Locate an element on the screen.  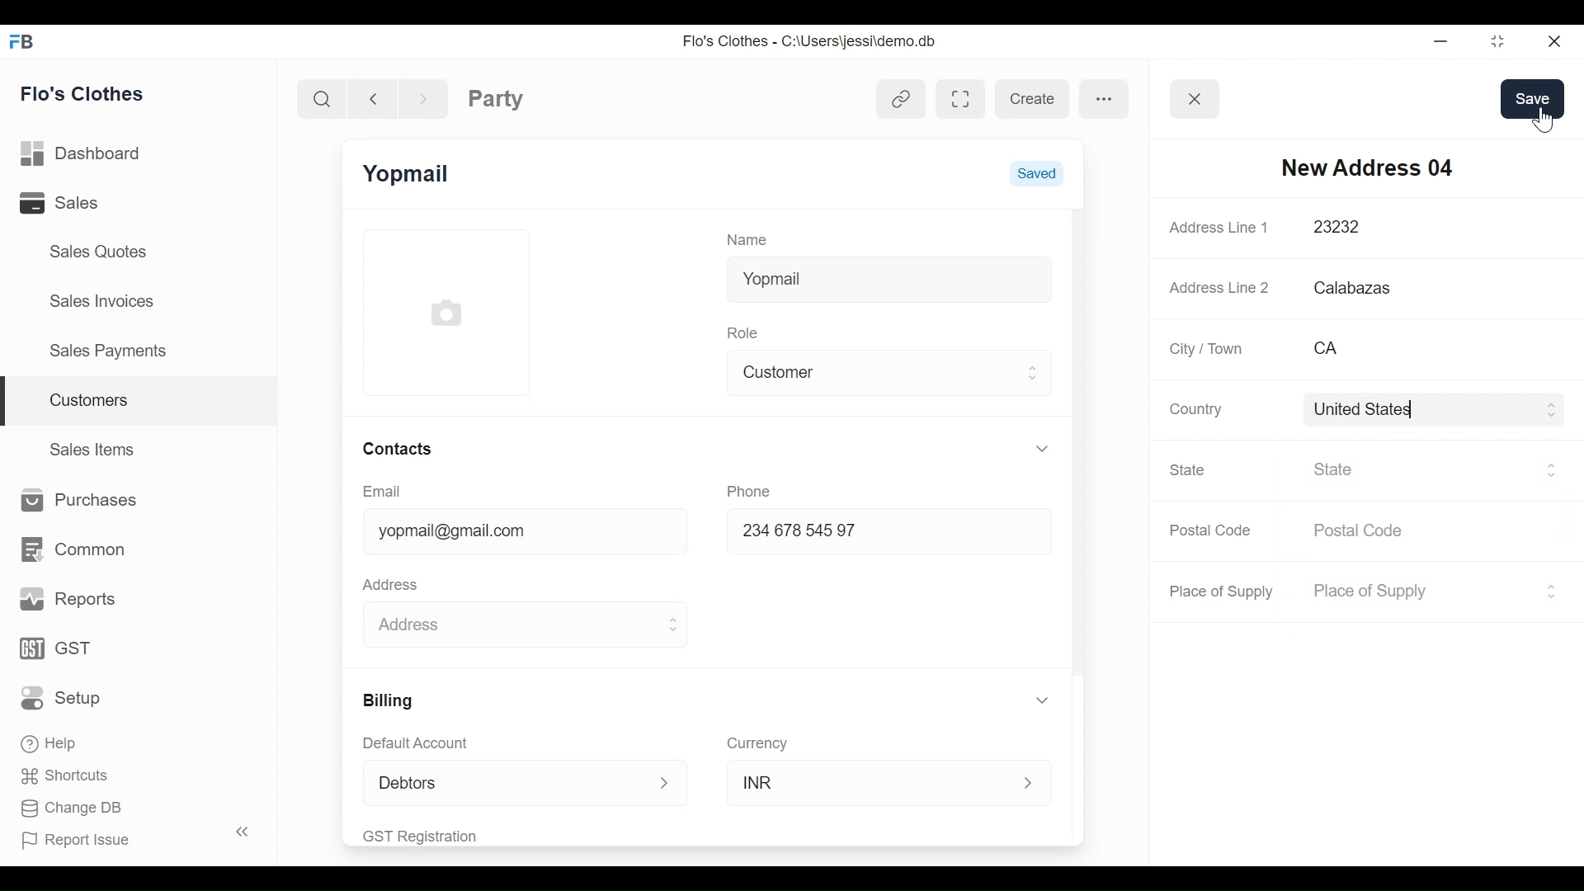
Common is located at coordinates (71, 549).